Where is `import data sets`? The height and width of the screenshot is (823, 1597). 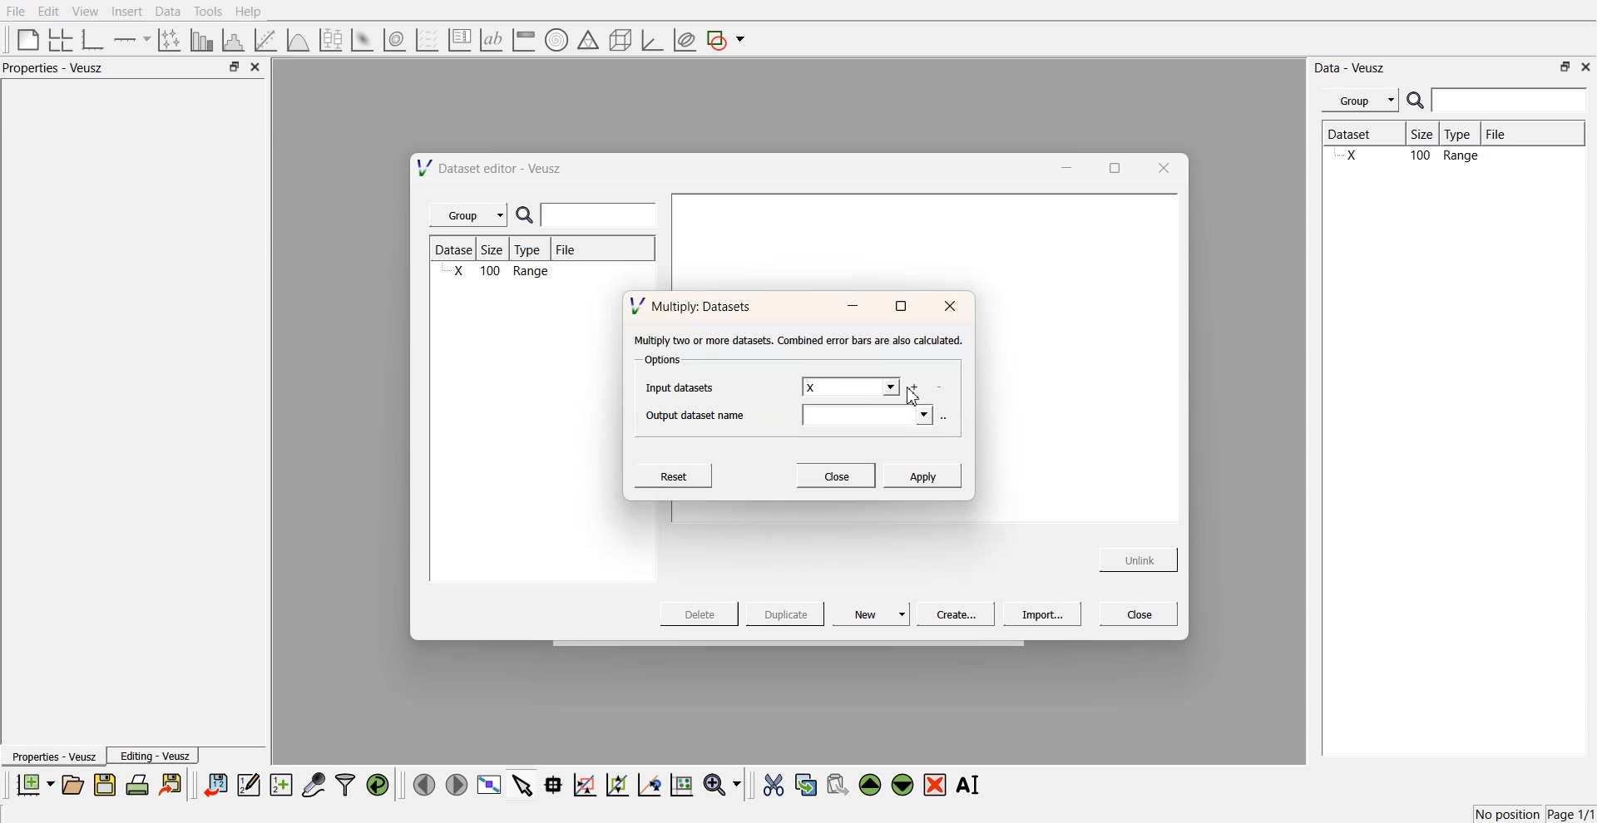 import data sets is located at coordinates (215, 785).